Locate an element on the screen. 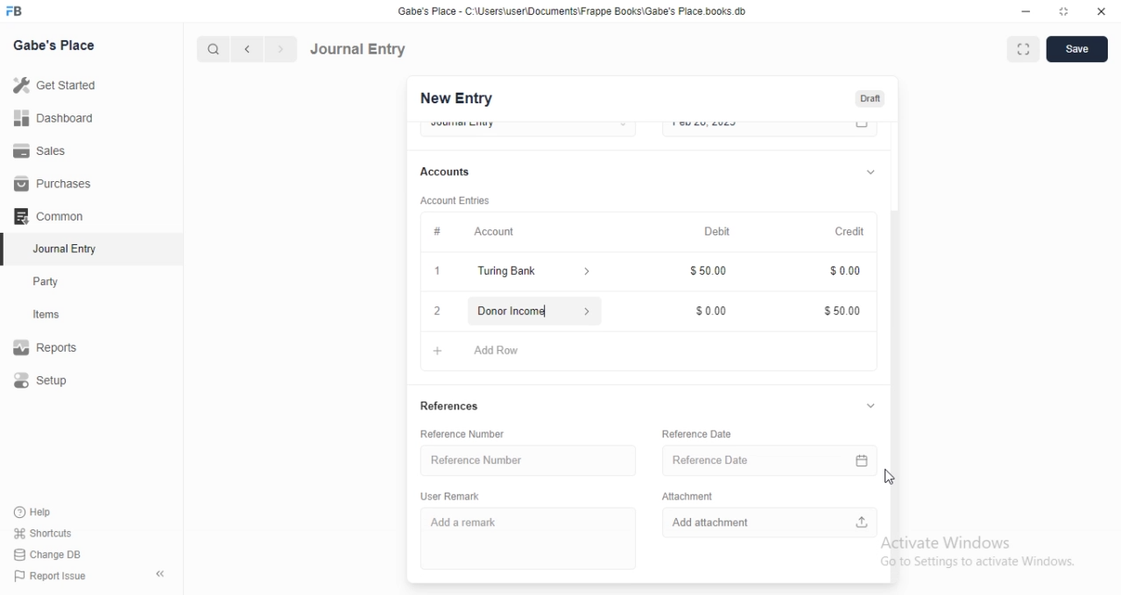 This screenshot has width=1121, height=595. $50.00 is located at coordinates (712, 273).